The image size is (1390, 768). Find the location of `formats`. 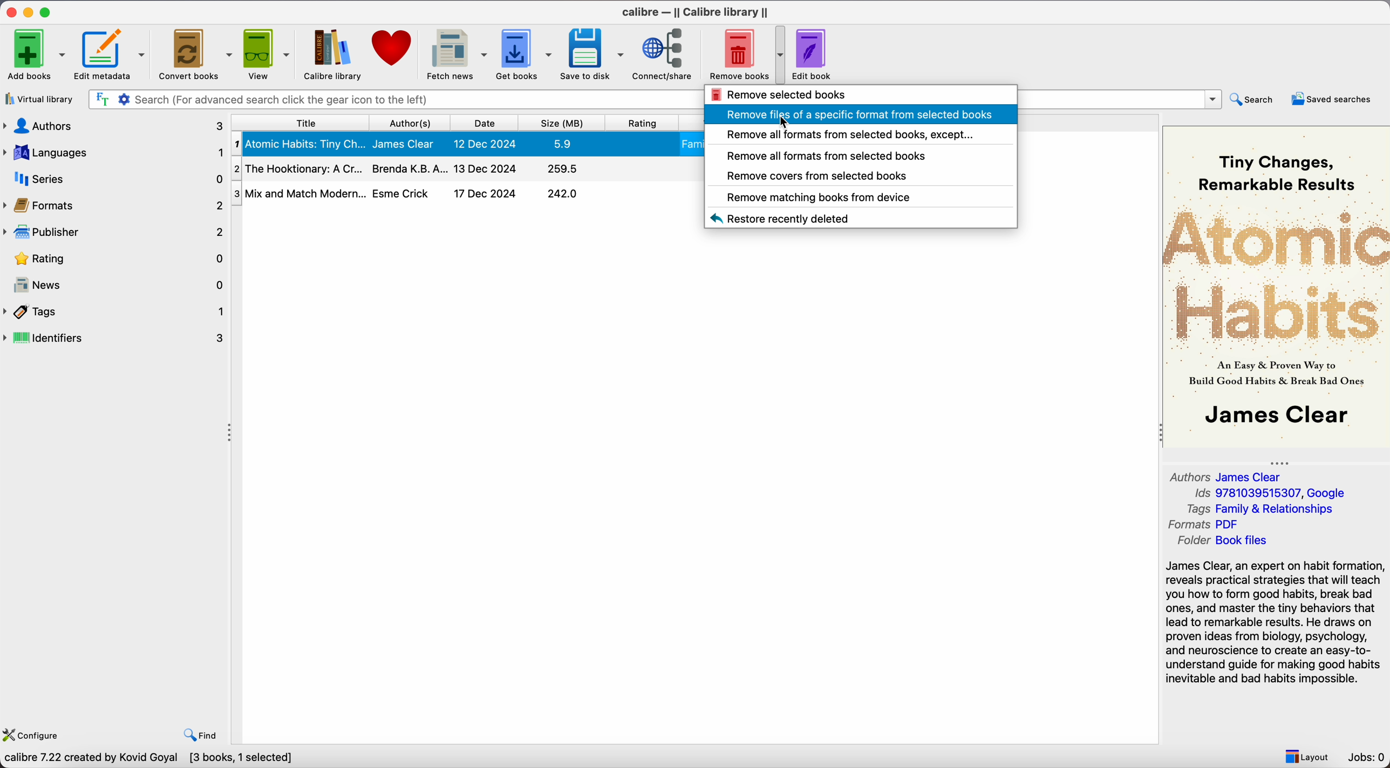

formats is located at coordinates (114, 204).